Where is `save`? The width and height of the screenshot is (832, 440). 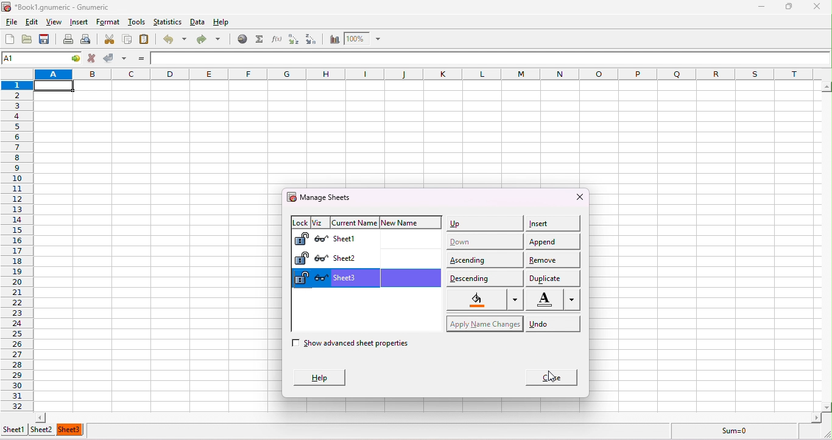
save is located at coordinates (46, 40).